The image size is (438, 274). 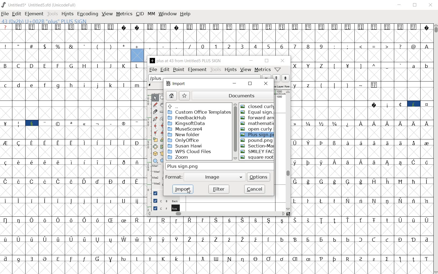 I want to click on window, so click(x=167, y=14).